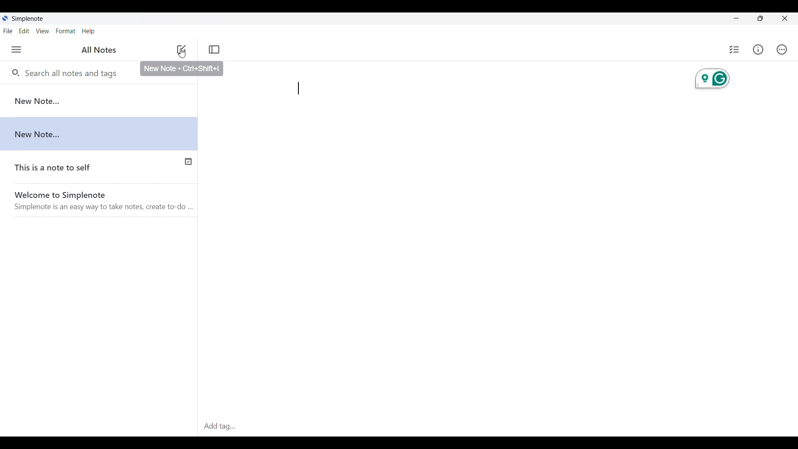  What do you see at coordinates (98, 50) in the screenshot?
I see `All Notes` at bounding box center [98, 50].